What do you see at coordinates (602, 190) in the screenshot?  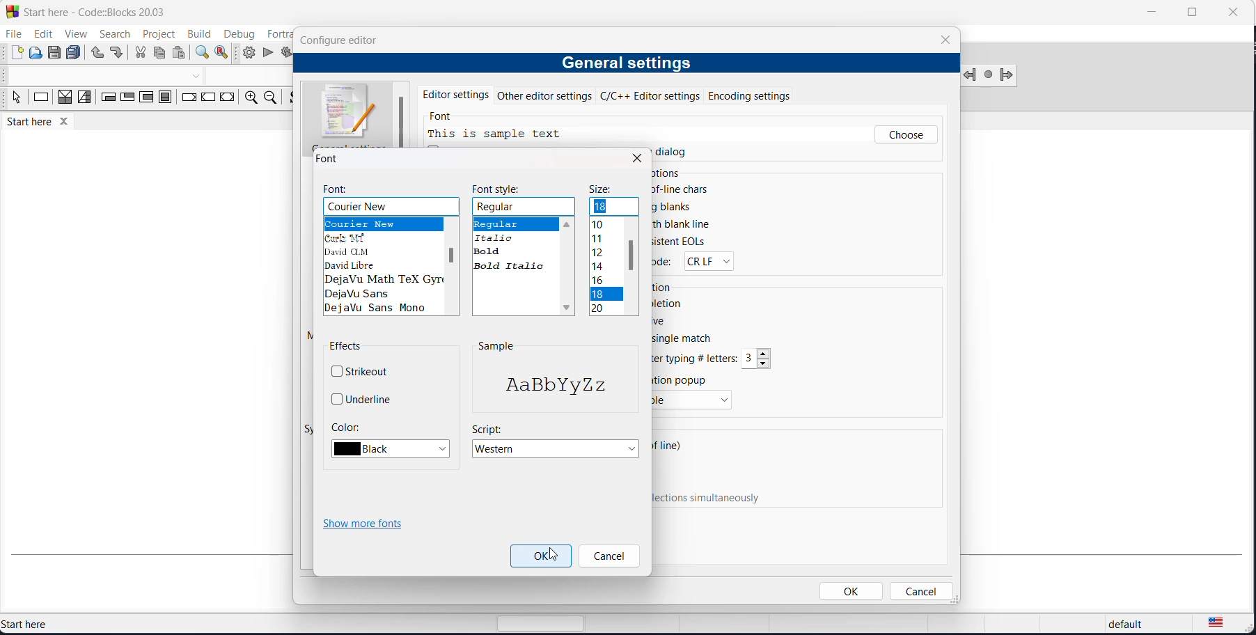 I see `size ` at bounding box center [602, 190].